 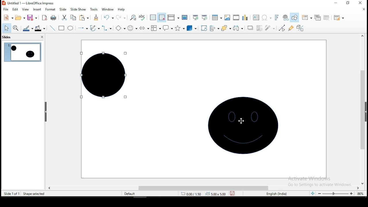 I want to click on rotate, so click(x=204, y=28).